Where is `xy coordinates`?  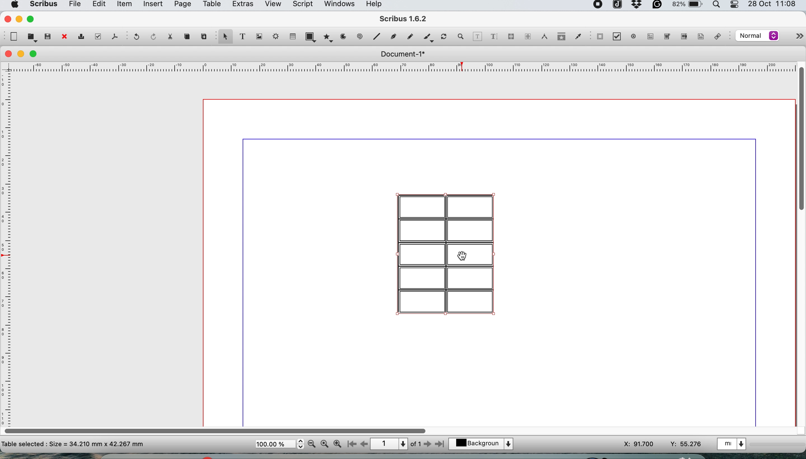 xy coordinates is located at coordinates (663, 444).